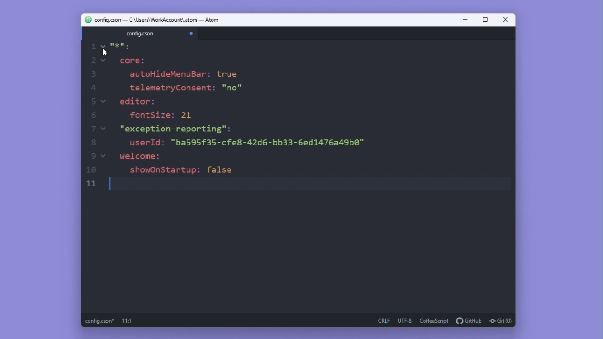 The width and height of the screenshot is (603, 339). I want to click on Ld
core:
autoHideMenuBar: true
telemetryConsent: "no"
editor:
fontsize: 21
"exception-reporting":
userId: "ba595f35-cfe8-42d6-bb33-6ed1476a49b0"
welcome:
| showOnStartup: false, so click(236, 117).